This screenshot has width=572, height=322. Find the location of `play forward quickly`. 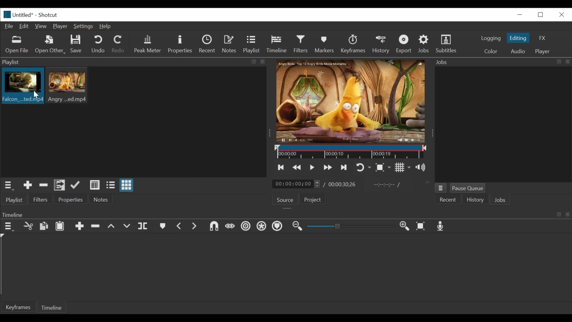

play forward quickly is located at coordinates (329, 168).